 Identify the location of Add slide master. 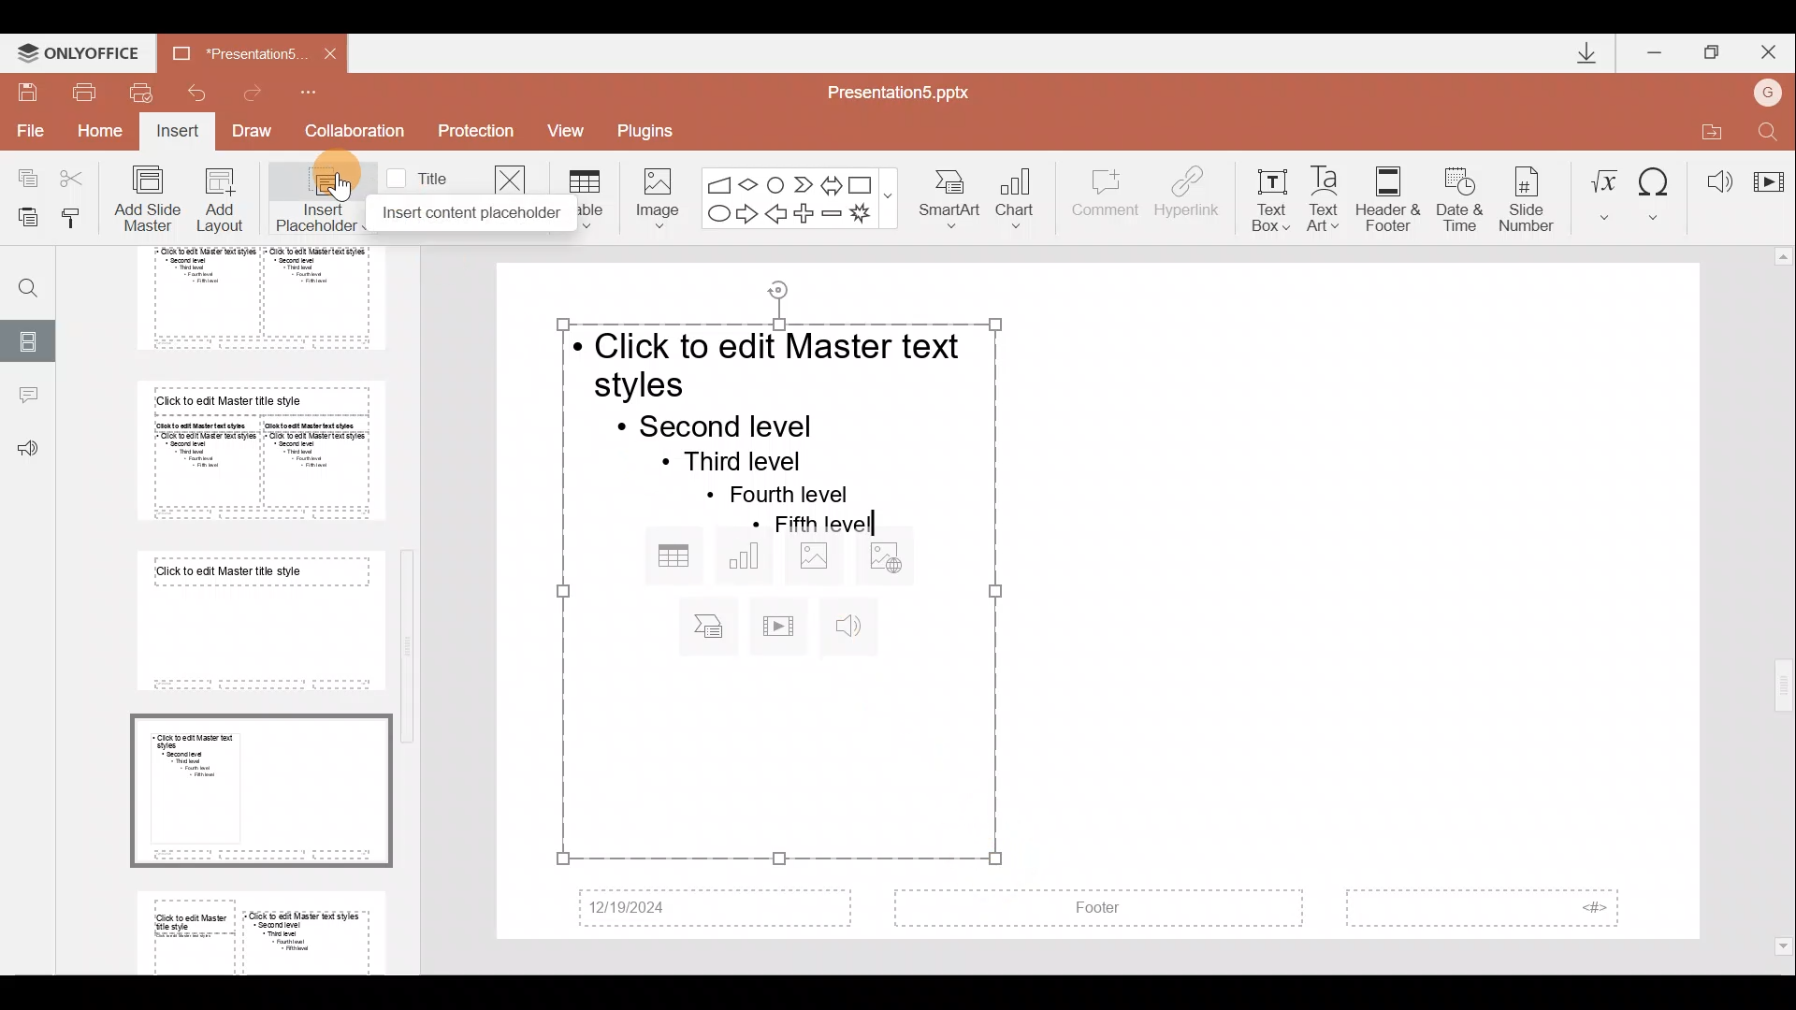
(152, 199).